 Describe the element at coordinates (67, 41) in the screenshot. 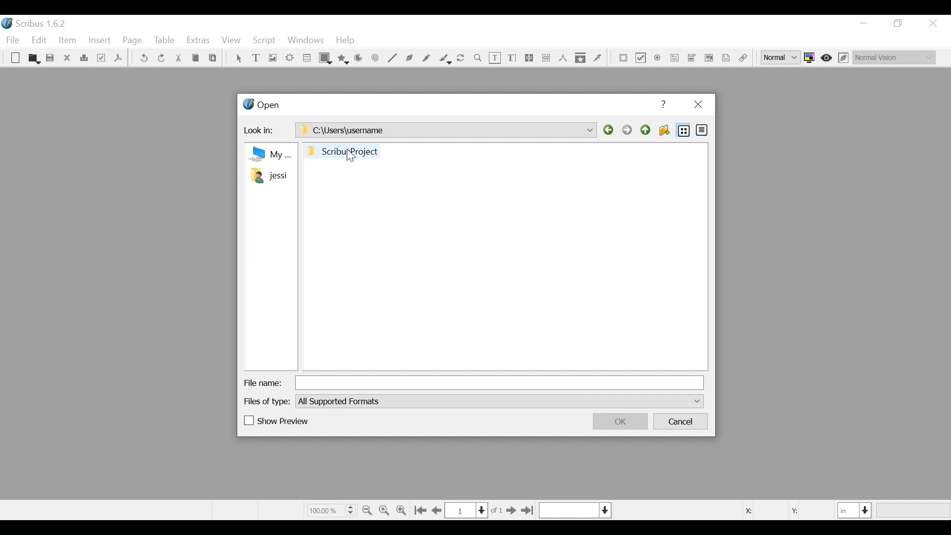

I see `Item` at that location.